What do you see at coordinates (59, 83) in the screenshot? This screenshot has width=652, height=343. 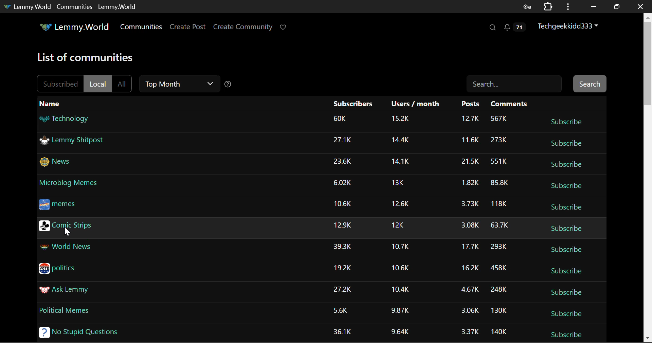 I see `Subscribed` at bounding box center [59, 83].